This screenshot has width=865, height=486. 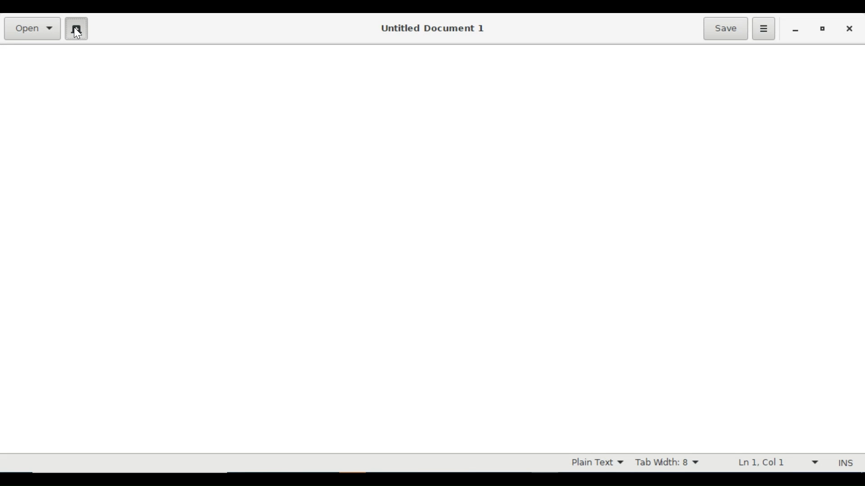 What do you see at coordinates (33, 29) in the screenshot?
I see `Open` at bounding box center [33, 29].